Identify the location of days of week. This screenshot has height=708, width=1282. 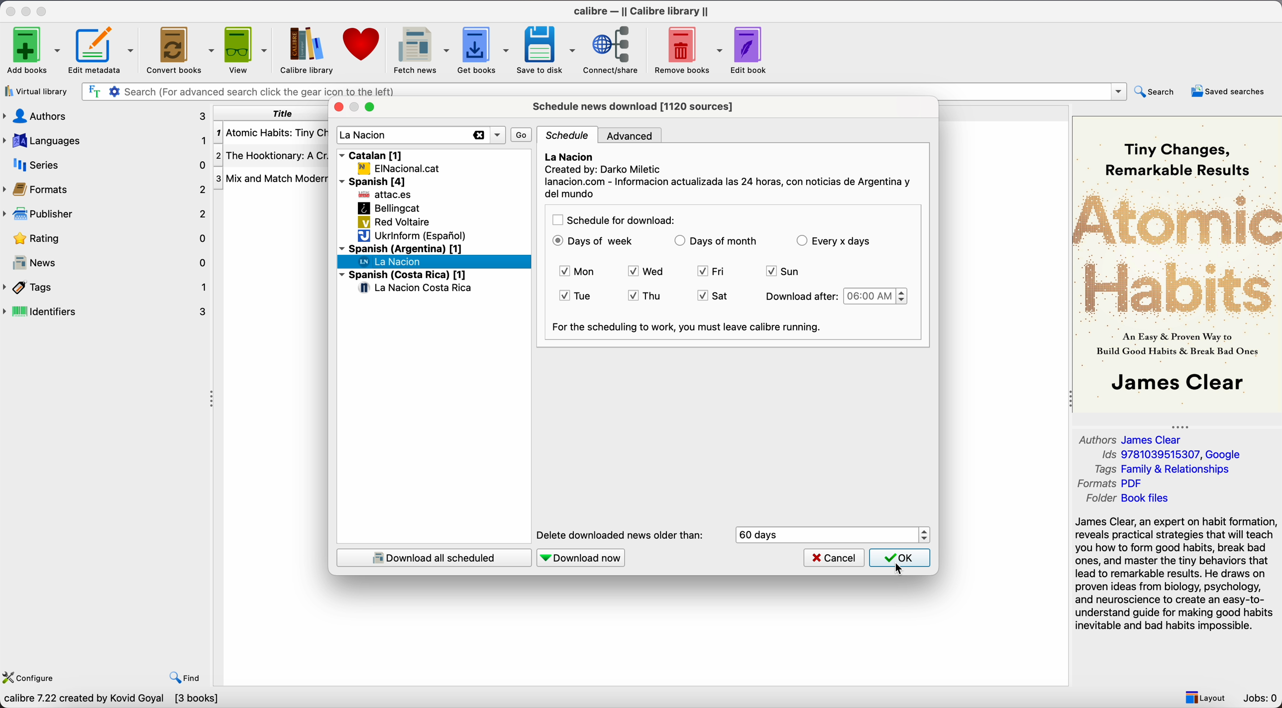
(594, 241).